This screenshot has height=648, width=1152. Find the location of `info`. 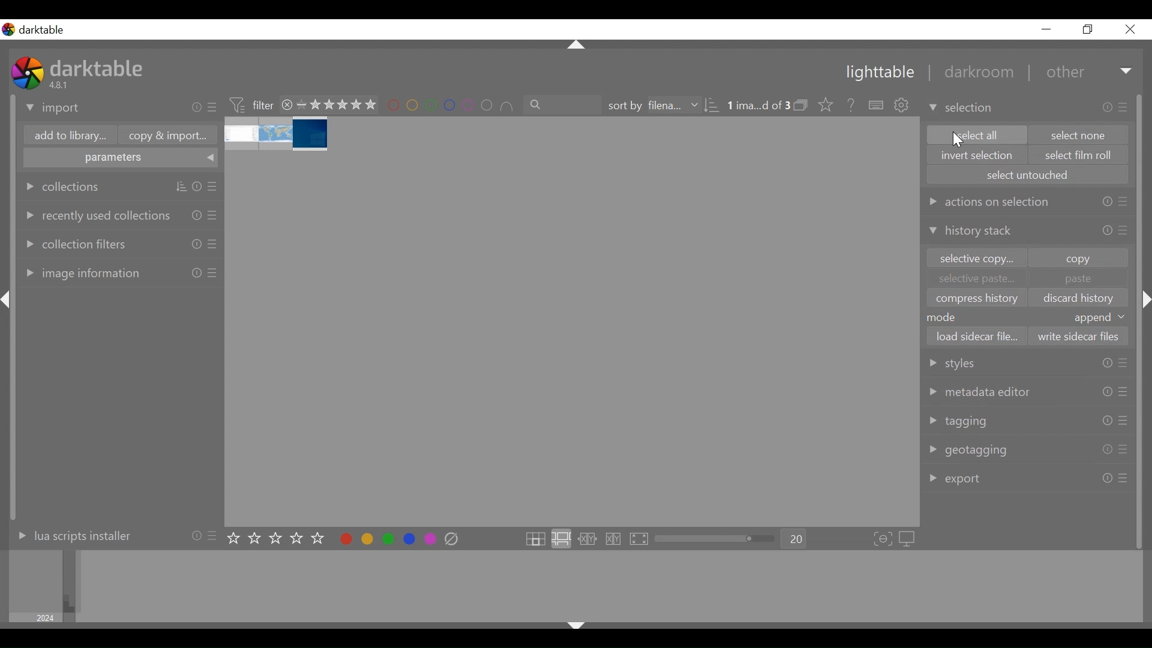

info is located at coordinates (197, 214).